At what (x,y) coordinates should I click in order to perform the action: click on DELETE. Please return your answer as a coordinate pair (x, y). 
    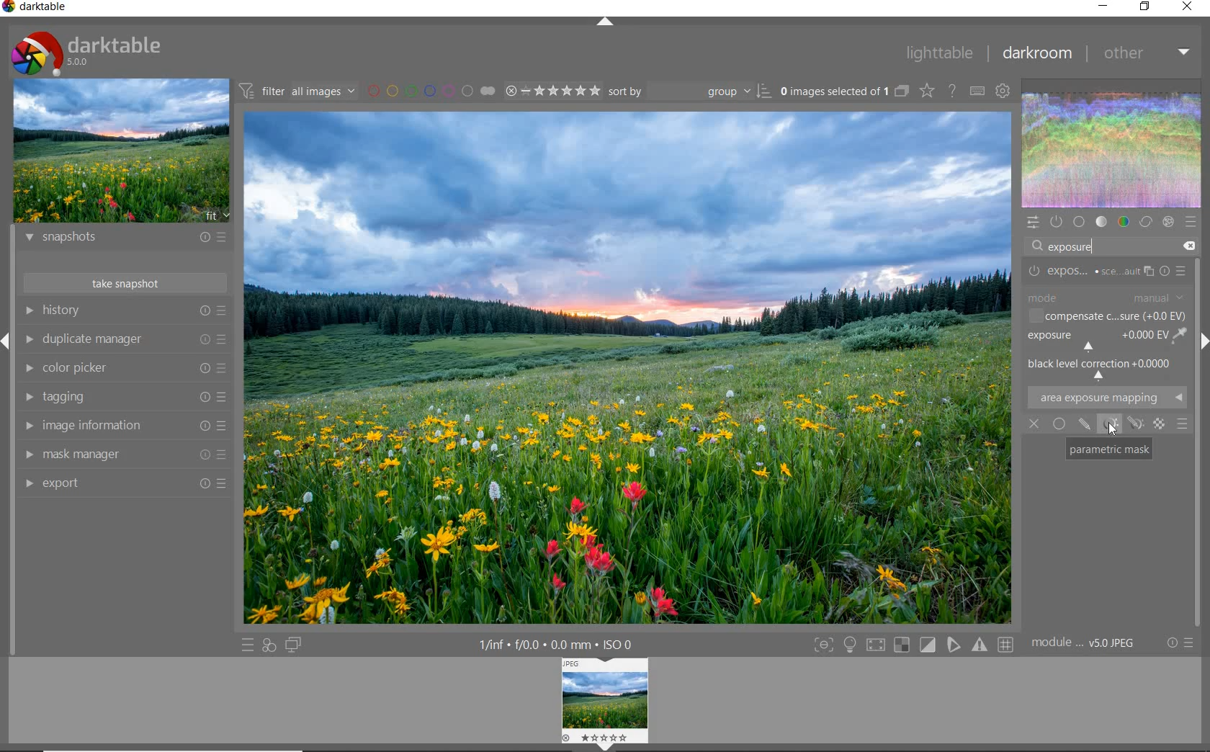
    Looking at the image, I should click on (1190, 246).